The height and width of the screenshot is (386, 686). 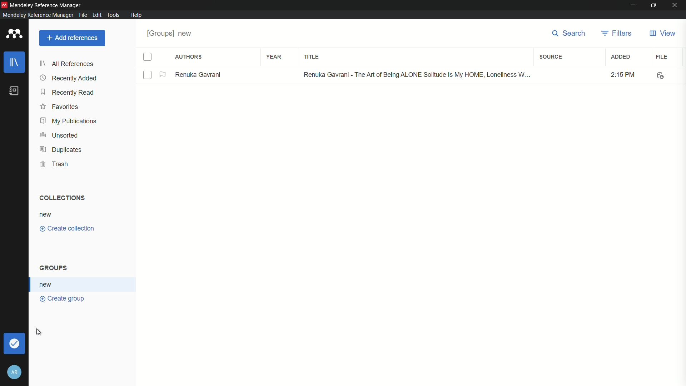 I want to click on source, so click(x=551, y=56).